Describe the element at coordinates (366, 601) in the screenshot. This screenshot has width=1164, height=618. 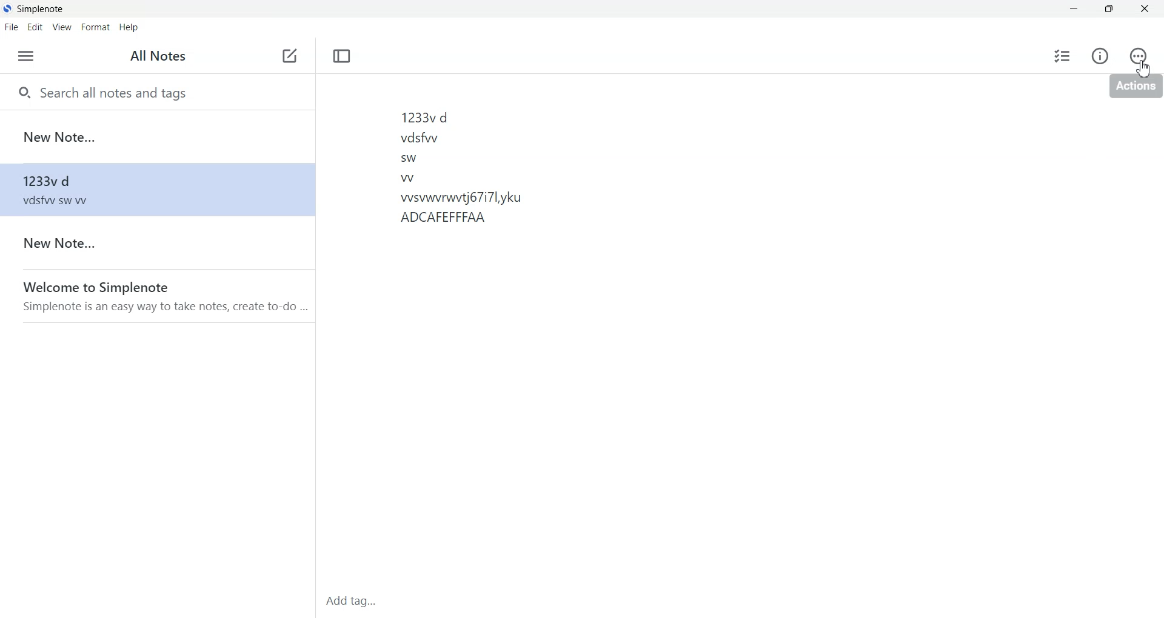
I see `Add tag` at that location.